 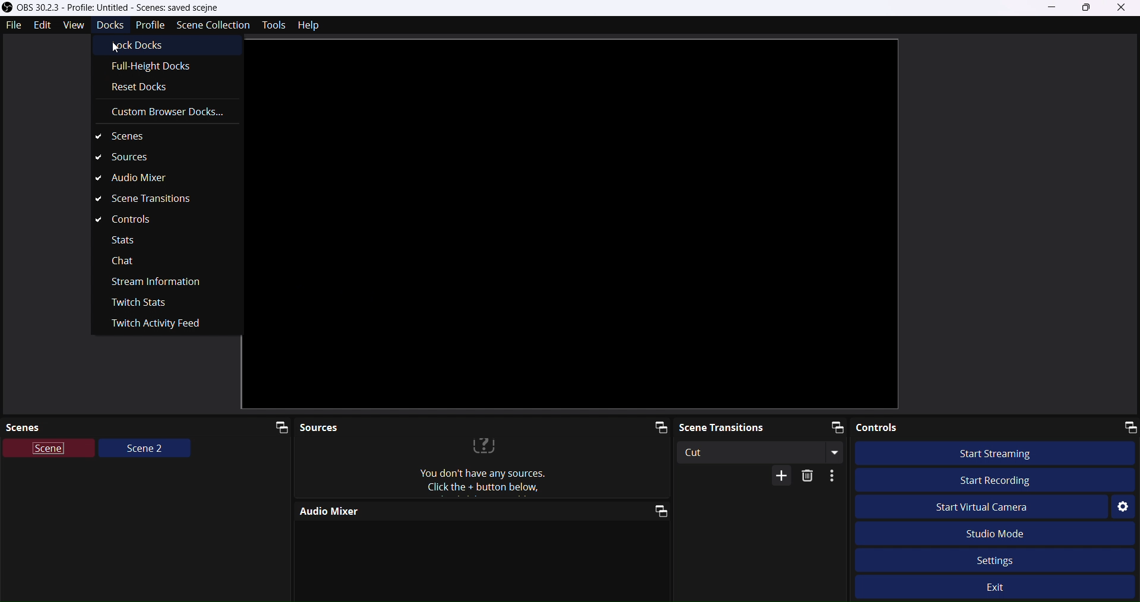 What do you see at coordinates (443, 424) in the screenshot?
I see `Sources` at bounding box center [443, 424].